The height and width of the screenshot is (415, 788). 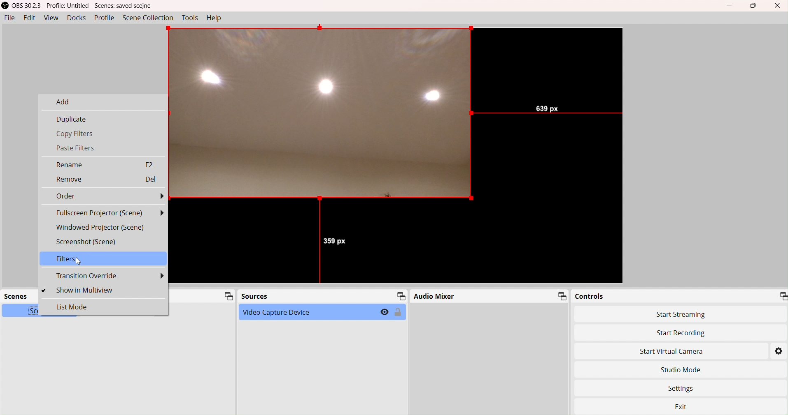 What do you see at coordinates (109, 276) in the screenshot?
I see `Transition Override` at bounding box center [109, 276].